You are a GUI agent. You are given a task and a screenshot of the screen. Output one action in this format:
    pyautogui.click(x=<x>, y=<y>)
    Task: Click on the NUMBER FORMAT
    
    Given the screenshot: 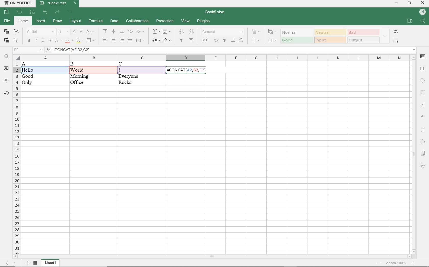 What is the action you would take?
    pyautogui.click(x=223, y=31)
    